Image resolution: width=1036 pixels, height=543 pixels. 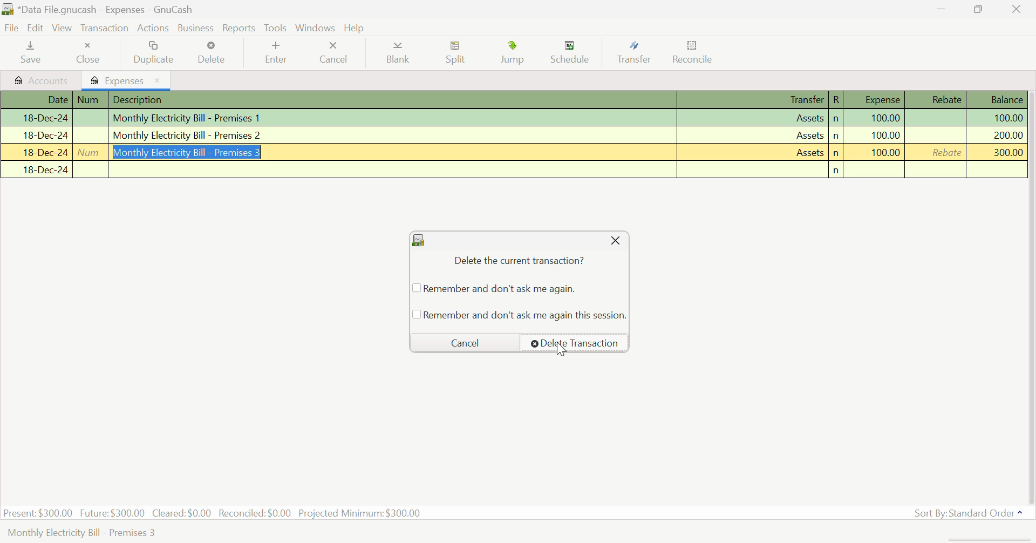 What do you see at coordinates (419, 241) in the screenshot?
I see `GnuCash Logo` at bounding box center [419, 241].